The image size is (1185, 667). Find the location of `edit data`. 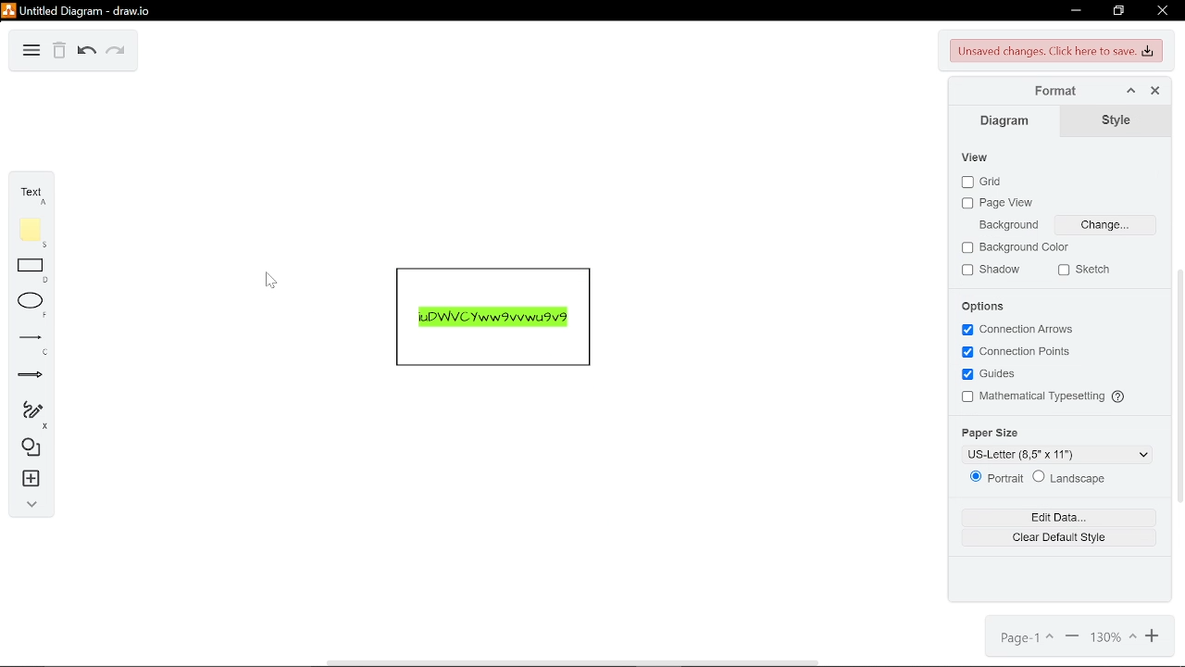

edit data is located at coordinates (1058, 536).